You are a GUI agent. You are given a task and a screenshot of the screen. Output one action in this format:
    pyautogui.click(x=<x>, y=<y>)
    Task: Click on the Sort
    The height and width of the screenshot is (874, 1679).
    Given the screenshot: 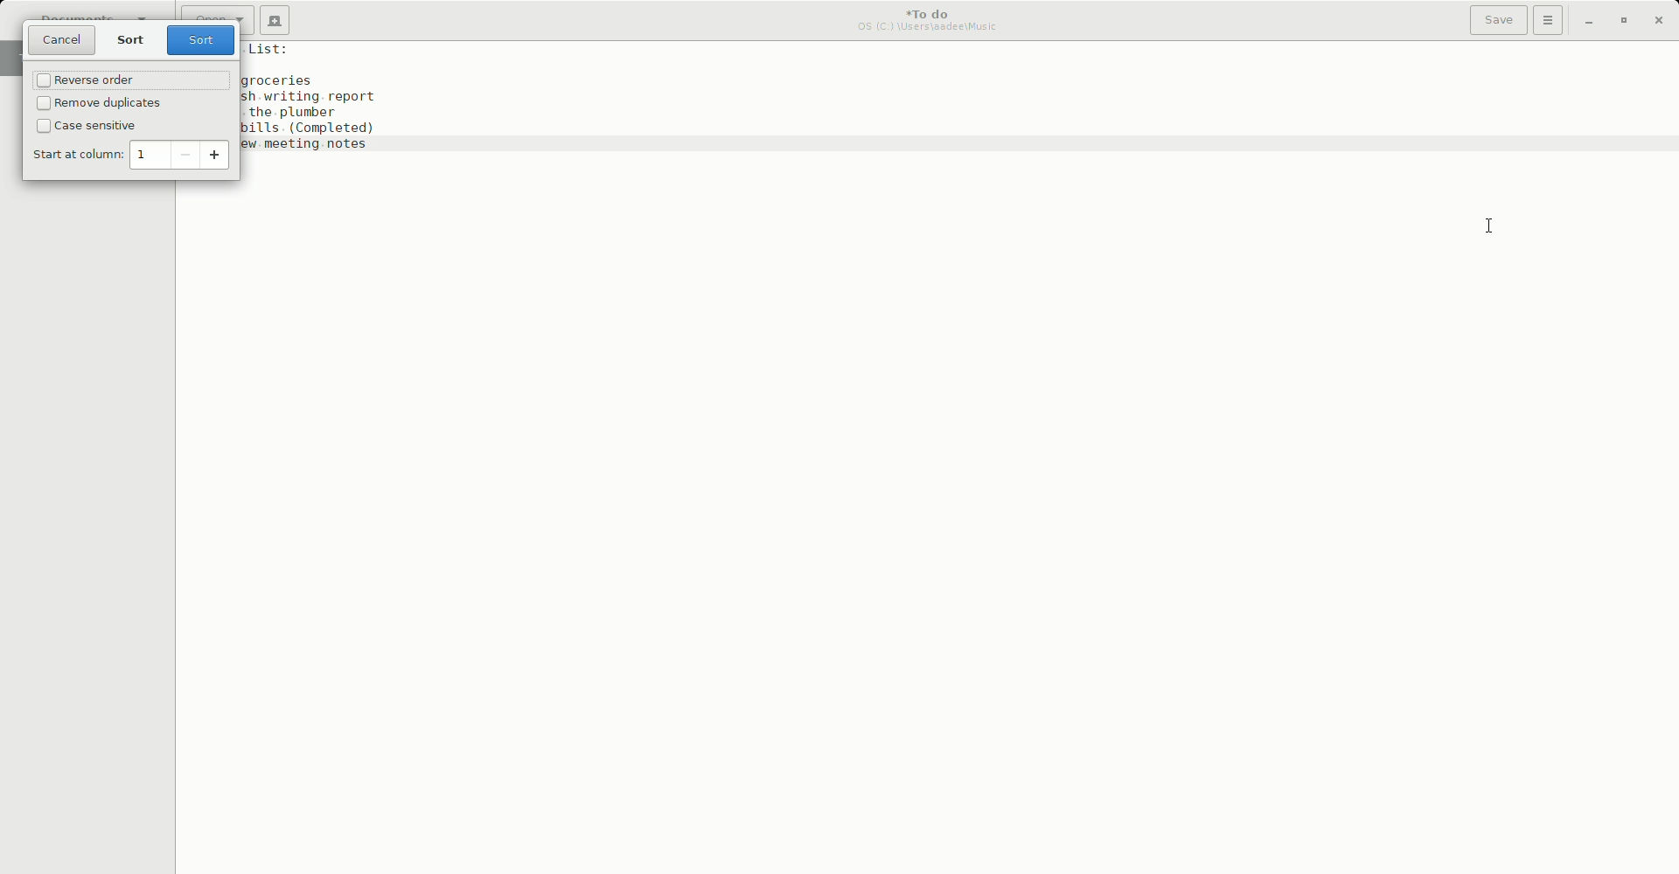 What is the action you would take?
    pyautogui.click(x=131, y=41)
    